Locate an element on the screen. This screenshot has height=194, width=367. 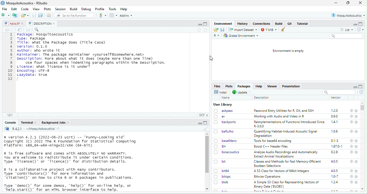
R is free software and comes with ABSOLUTELY NO WARRANTY.
You are welcome to redistribute it under certain conditions.
Type 'license()' or 'licence()' for distribution details. is located at coordinates (70, 157).